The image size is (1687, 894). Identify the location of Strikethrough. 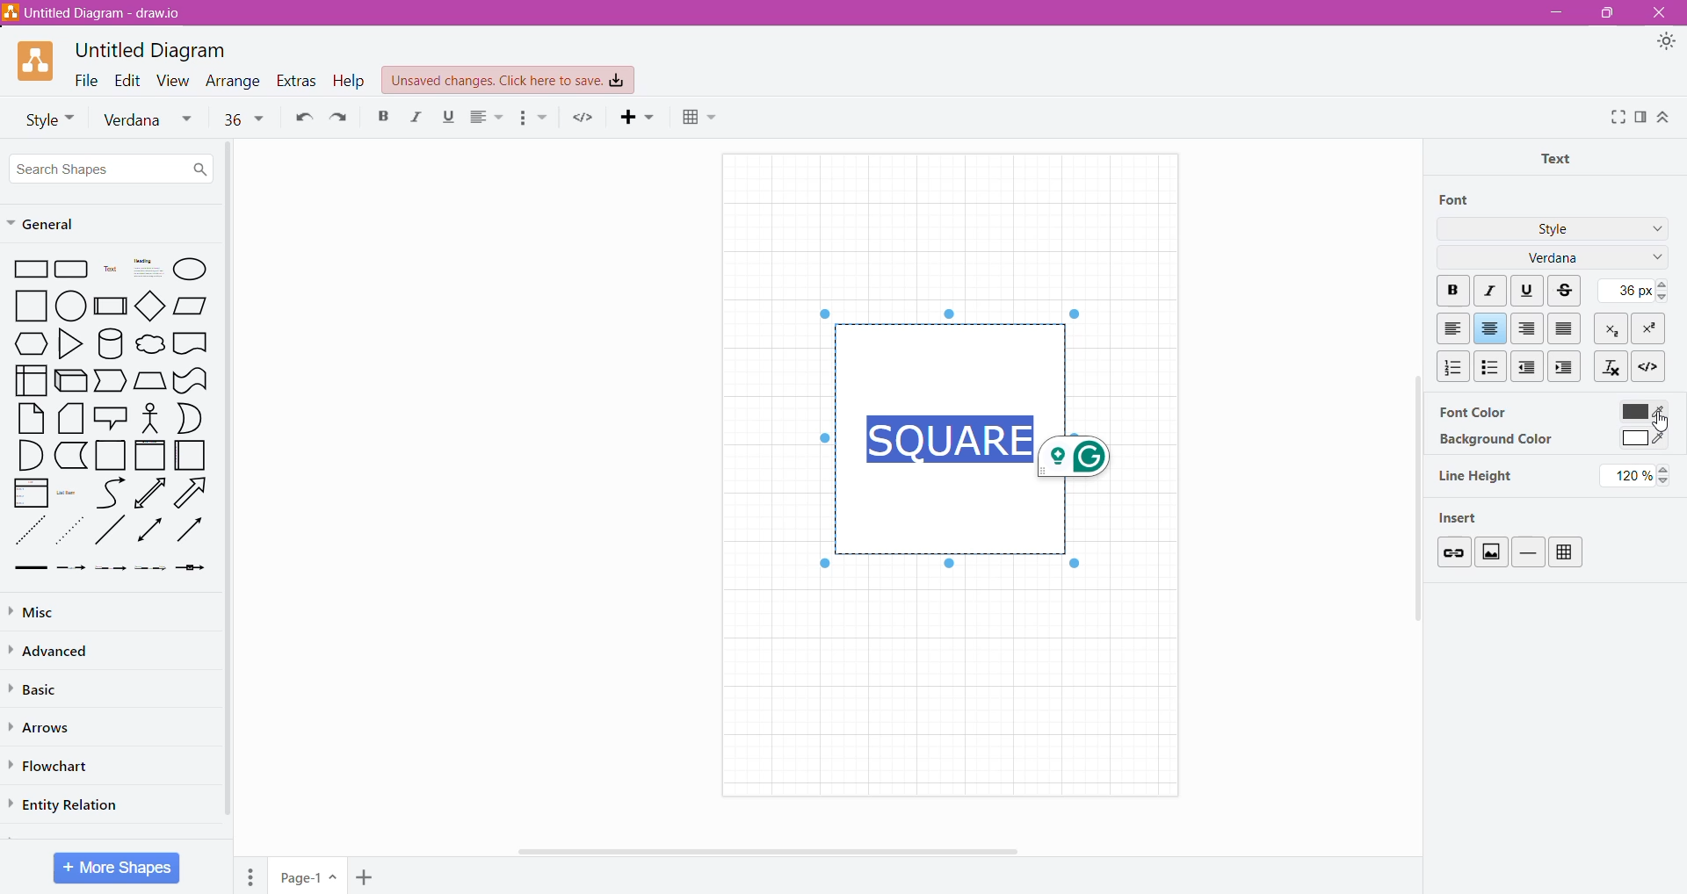
(1567, 291).